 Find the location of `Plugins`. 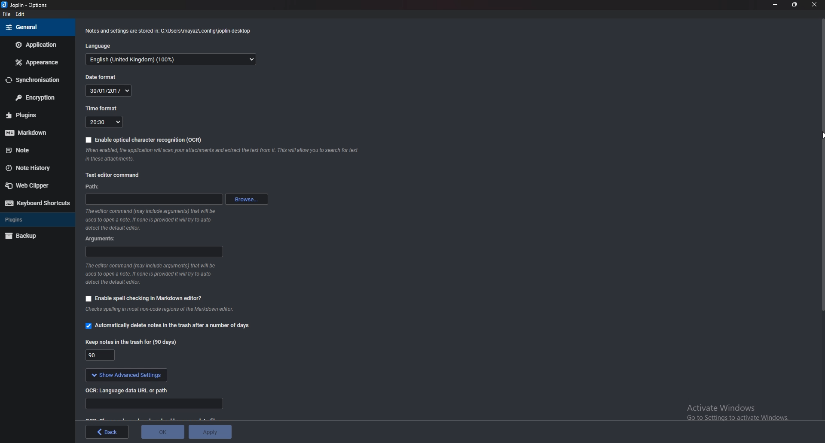

Plugins is located at coordinates (33, 219).